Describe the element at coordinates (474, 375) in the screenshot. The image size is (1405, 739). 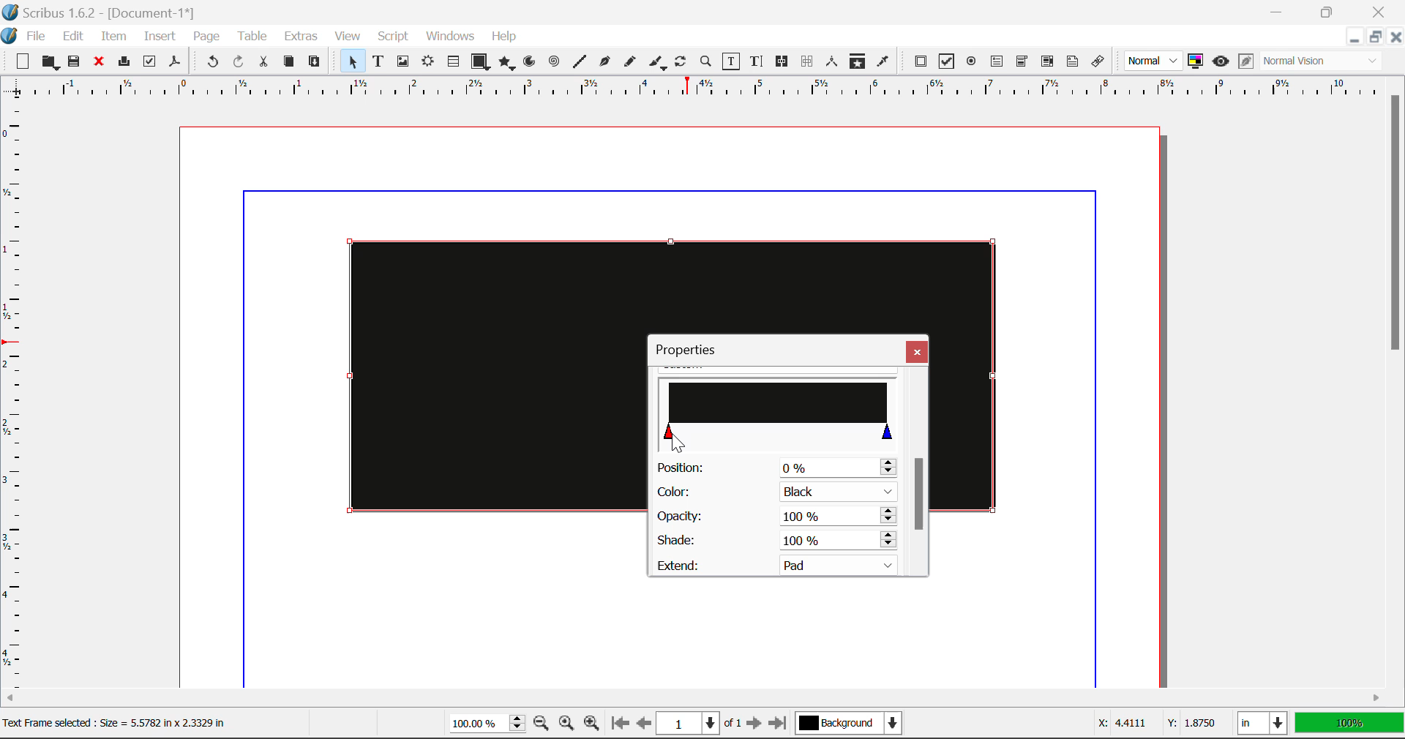
I see `Text Frame Color Changed` at that location.